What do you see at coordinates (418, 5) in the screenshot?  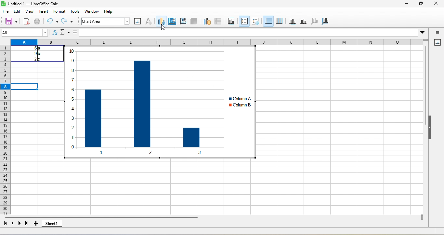 I see `maximize` at bounding box center [418, 5].